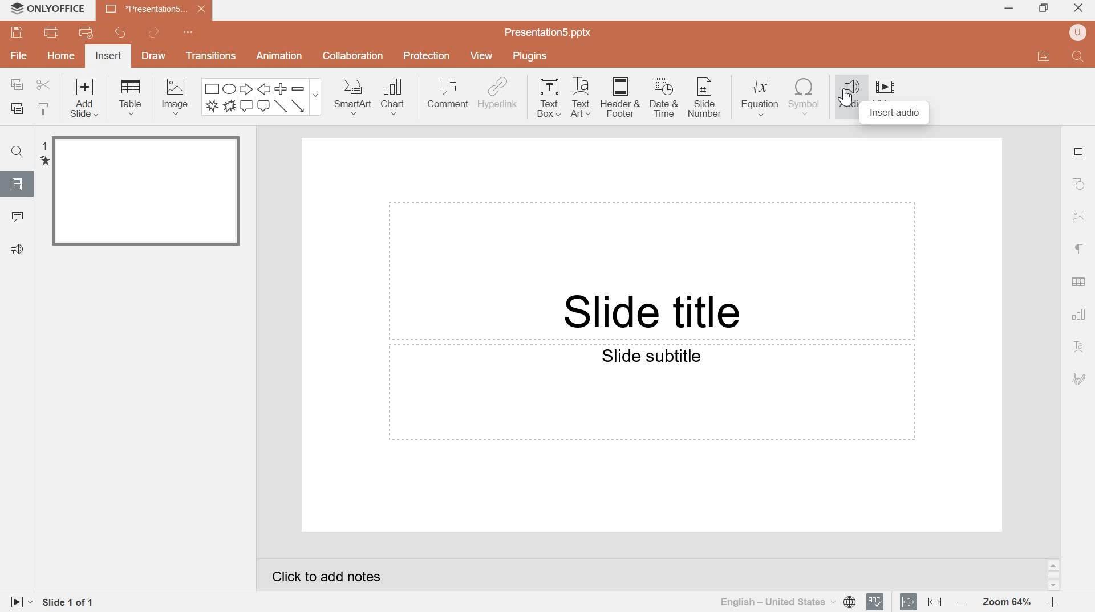 The width and height of the screenshot is (1095, 612). Describe the element at coordinates (428, 56) in the screenshot. I see `Protection` at that location.